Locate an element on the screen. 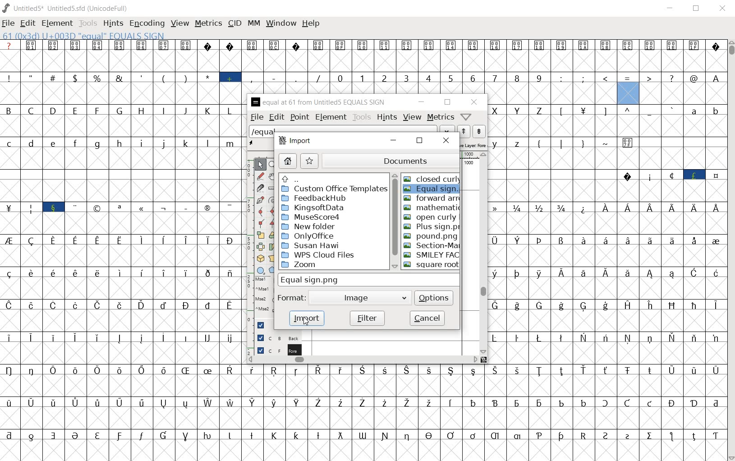 The width and height of the screenshot is (735, 461). SECTION MARK is located at coordinates (432, 245).